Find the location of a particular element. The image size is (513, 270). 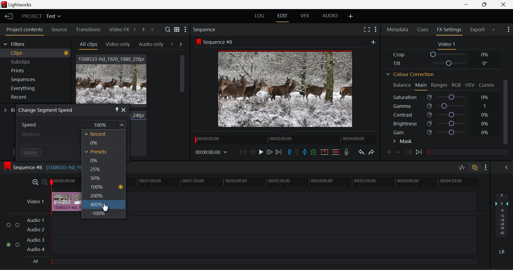

Video Frame Time is located at coordinates (211, 152).